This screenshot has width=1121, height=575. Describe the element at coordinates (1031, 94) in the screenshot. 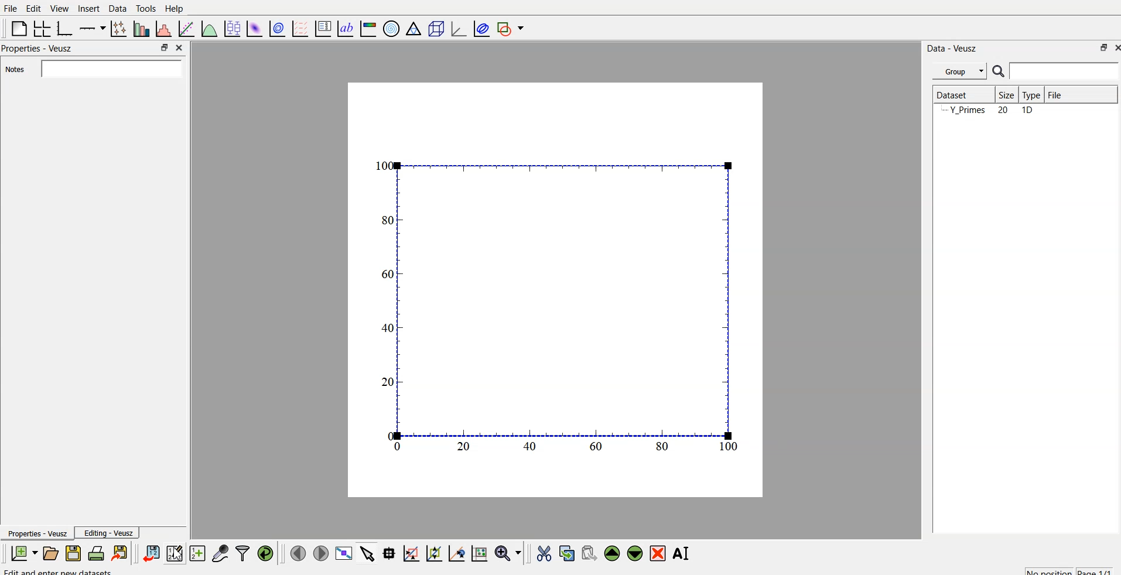

I see `Type` at that location.